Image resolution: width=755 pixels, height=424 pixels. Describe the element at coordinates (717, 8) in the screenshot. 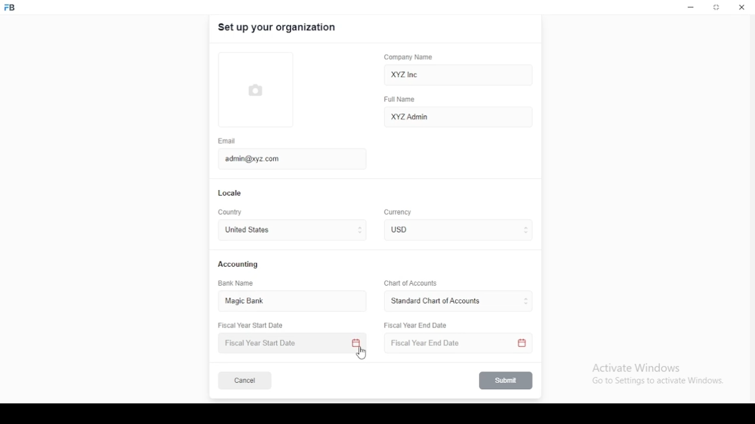

I see `restore` at that location.